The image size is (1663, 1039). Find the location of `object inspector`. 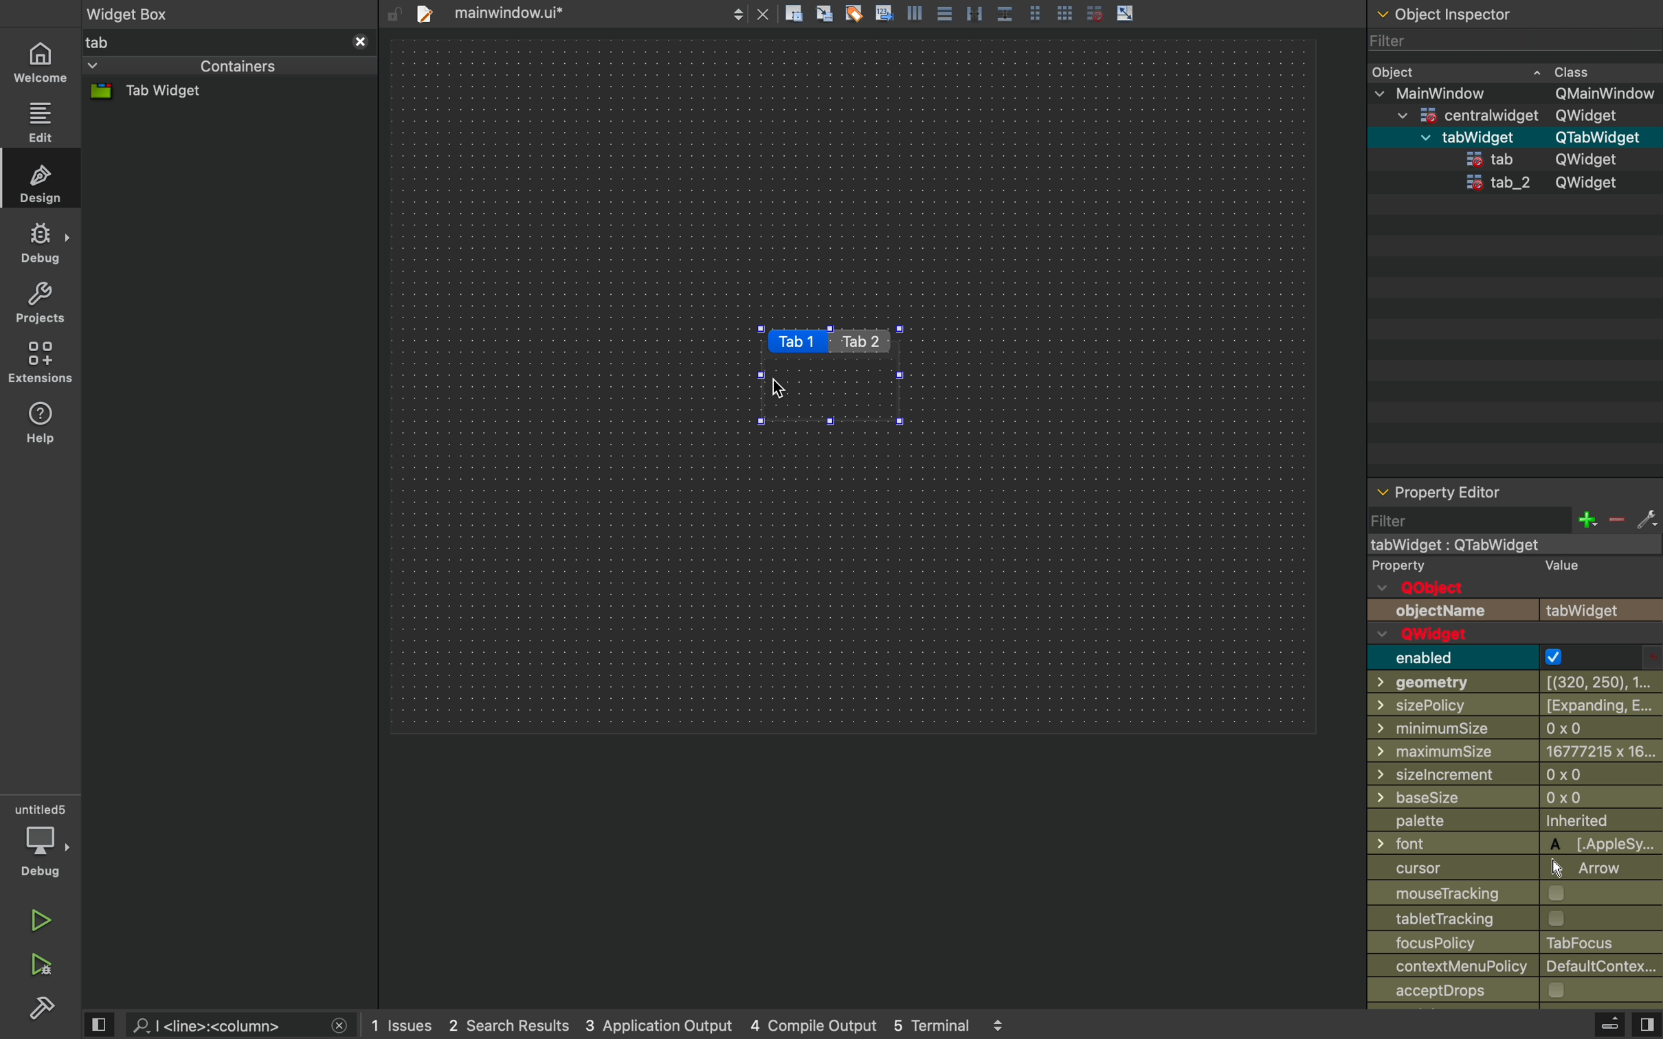

object inspector is located at coordinates (1510, 12).